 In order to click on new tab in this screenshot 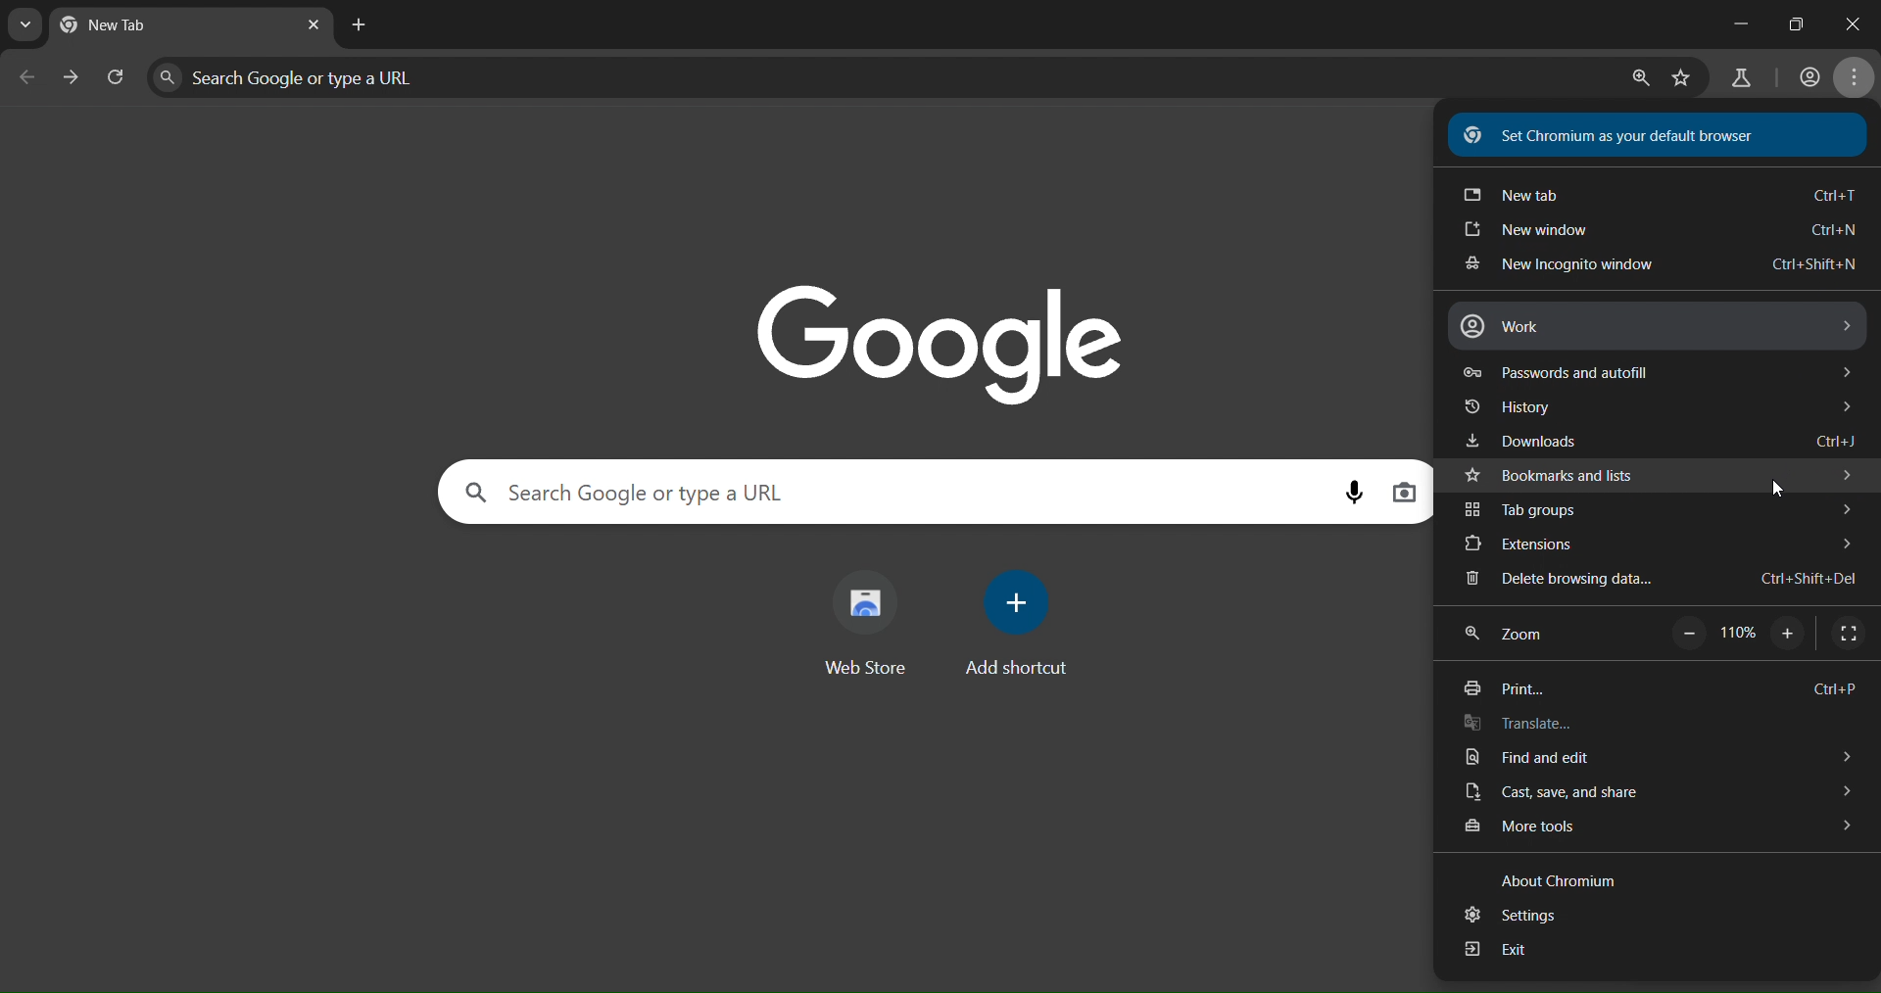, I will do `click(1657, 197)`.